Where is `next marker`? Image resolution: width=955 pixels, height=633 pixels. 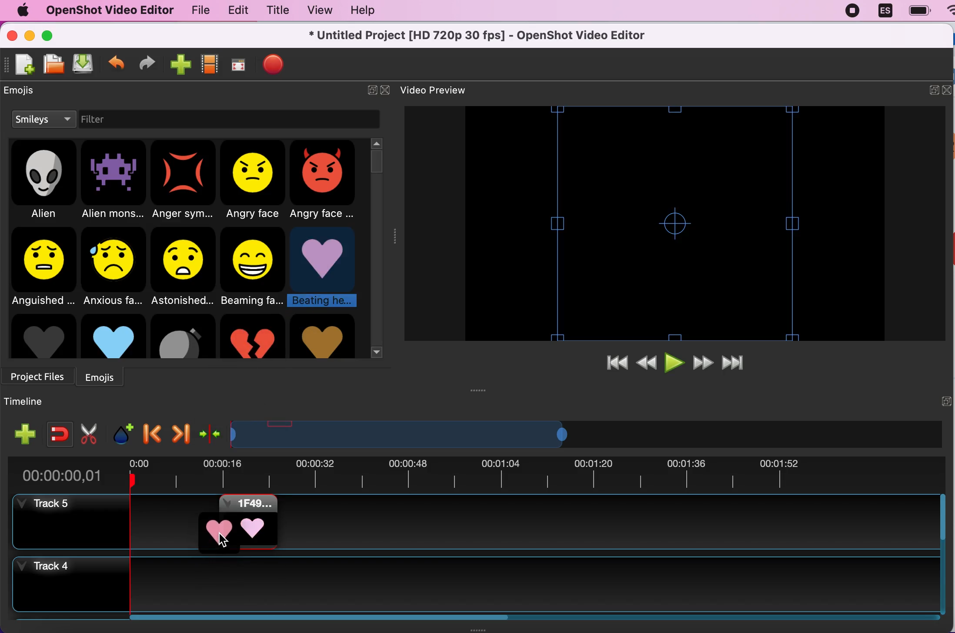
next marker is located at coordinates (179, 432).